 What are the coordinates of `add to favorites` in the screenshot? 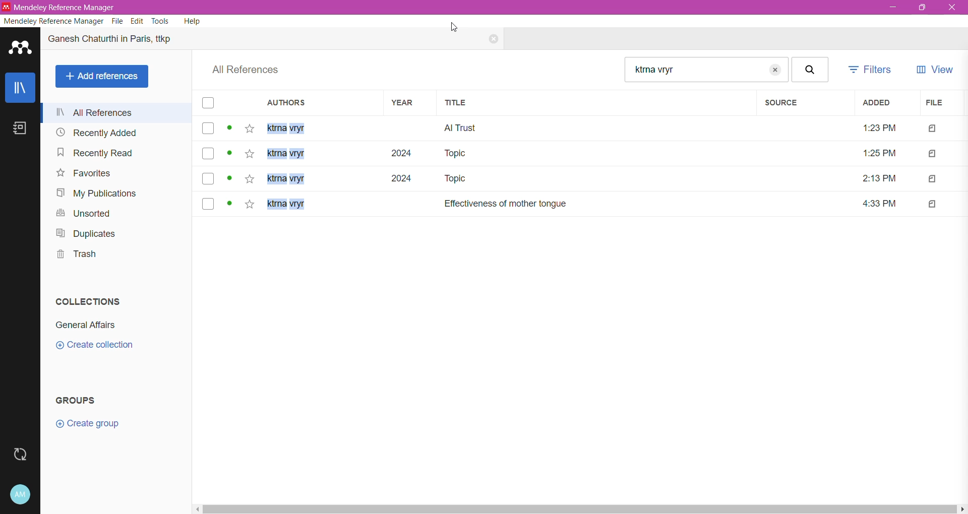 It's located at (249, 205).